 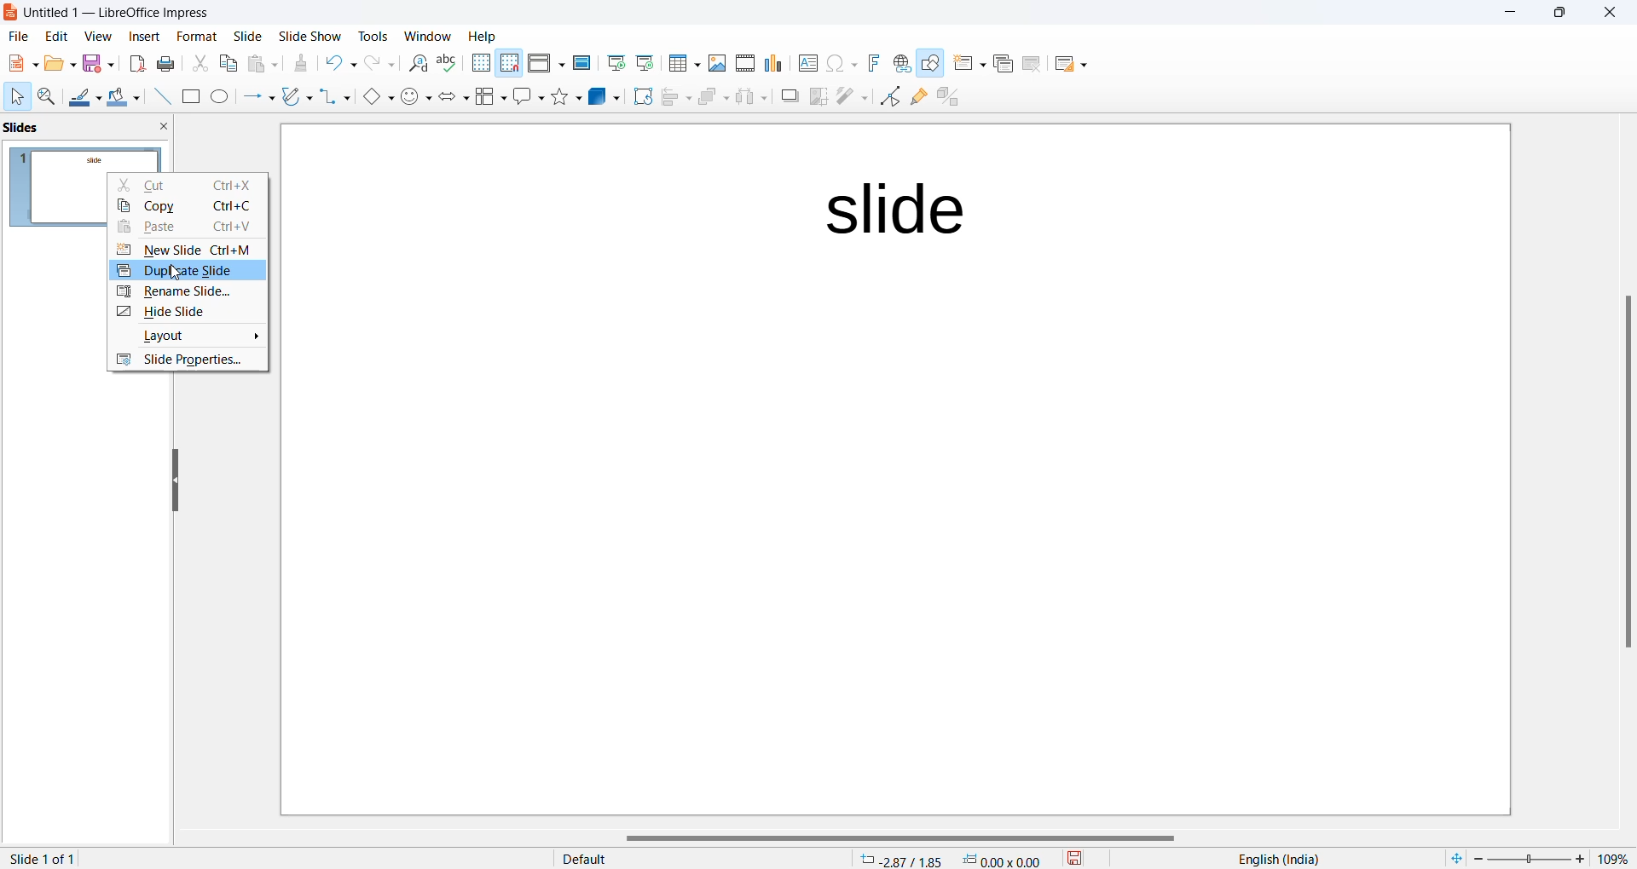 What do you see at coordinates (305, 65) in the screenshot?
I see `Clone formatting` at bounding box center [305, 65].